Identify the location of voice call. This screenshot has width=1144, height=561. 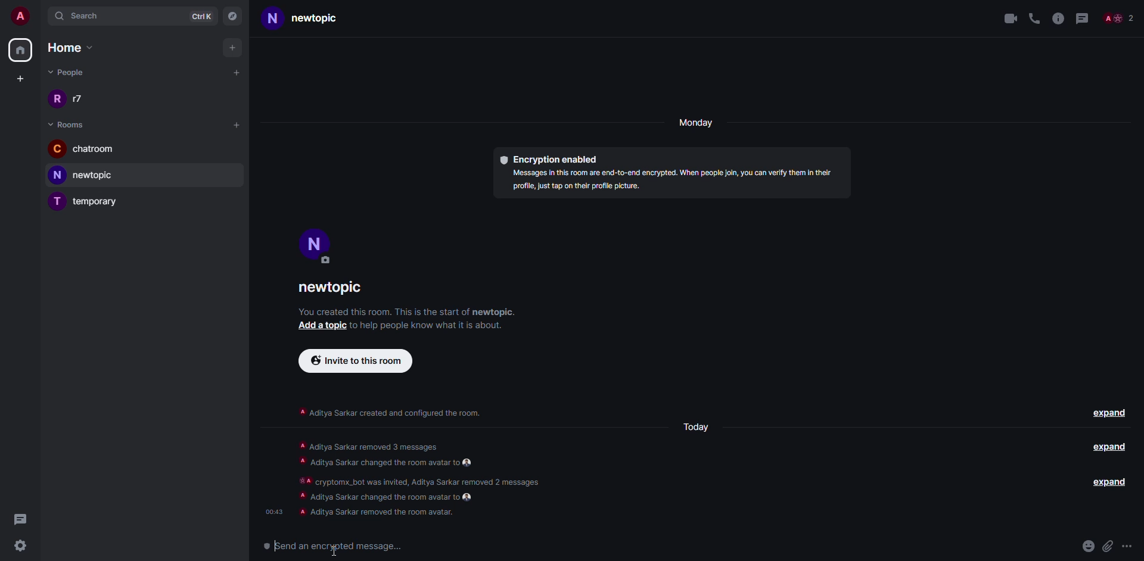
(1034, 17).